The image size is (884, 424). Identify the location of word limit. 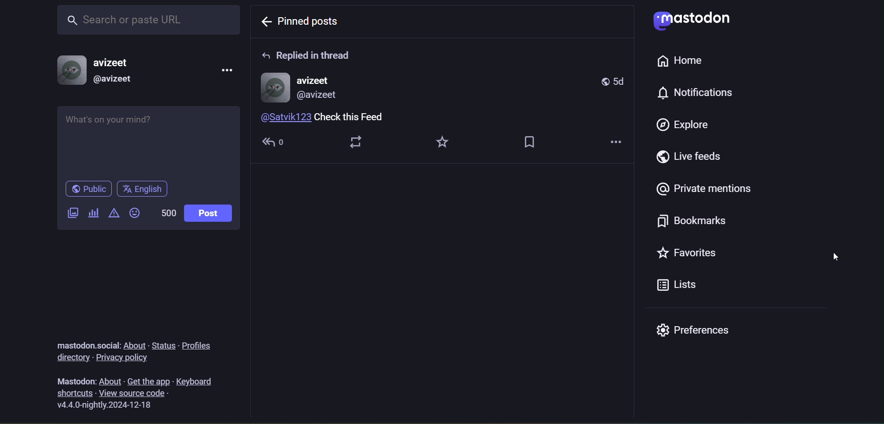
(167, 214).